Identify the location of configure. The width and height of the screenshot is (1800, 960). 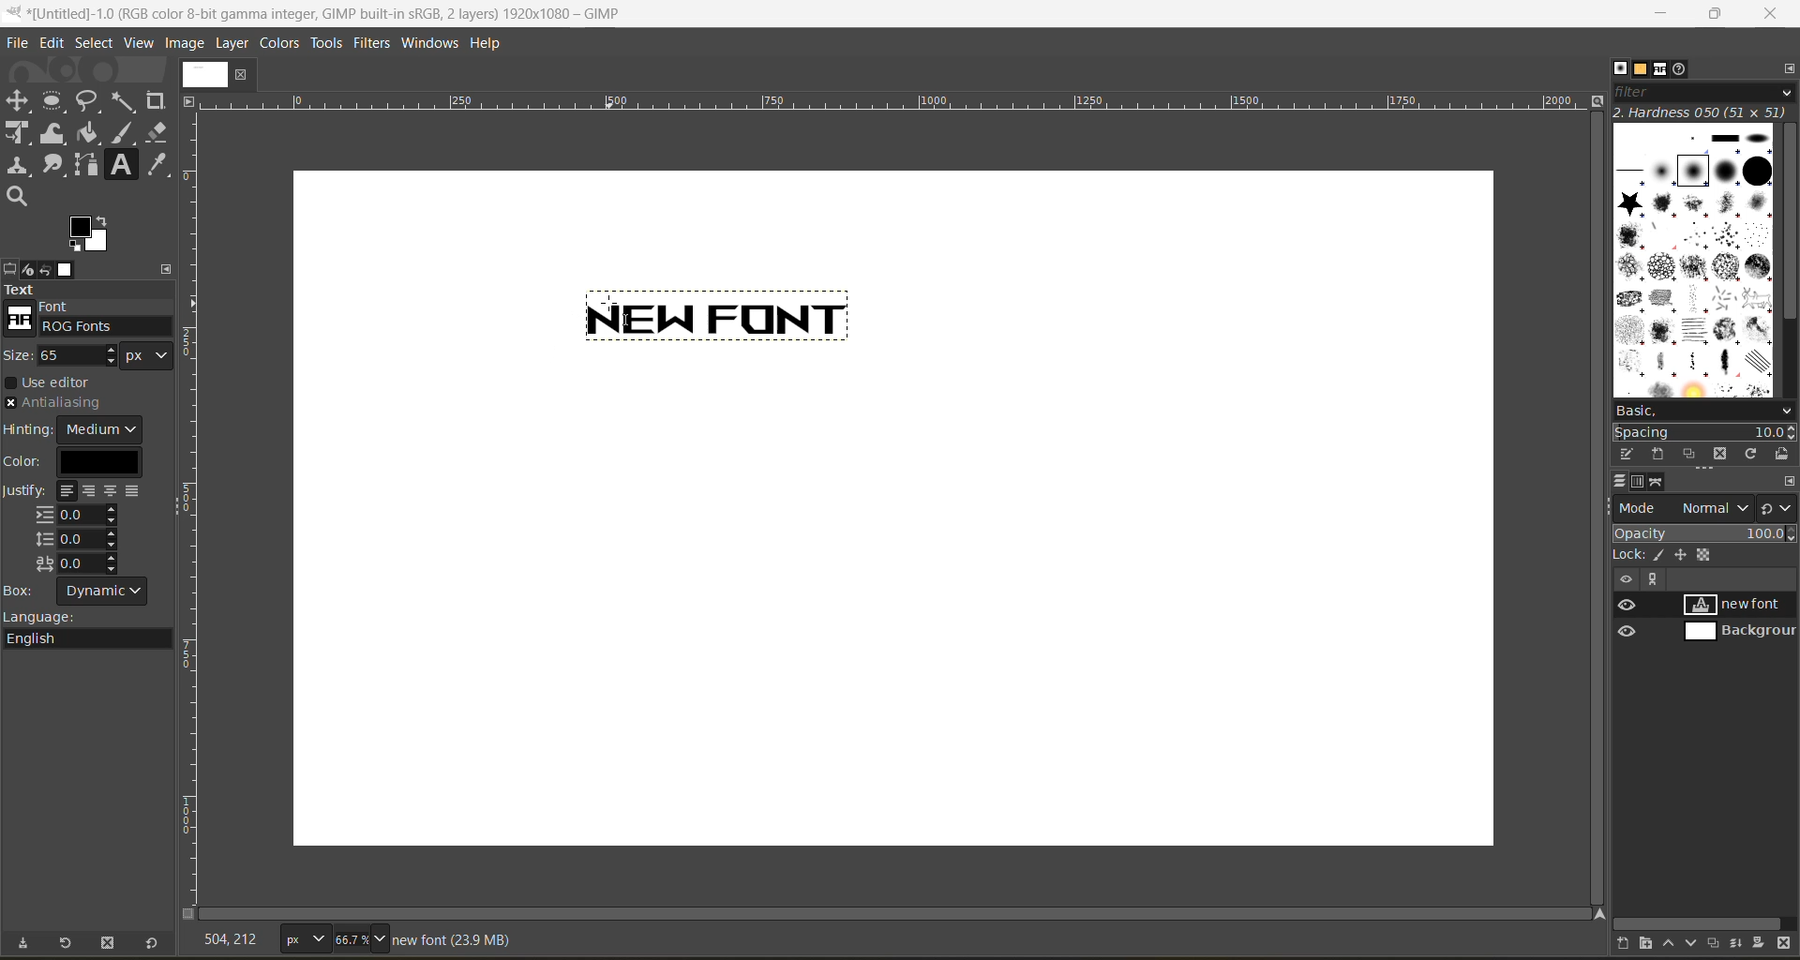
(1789, 482).